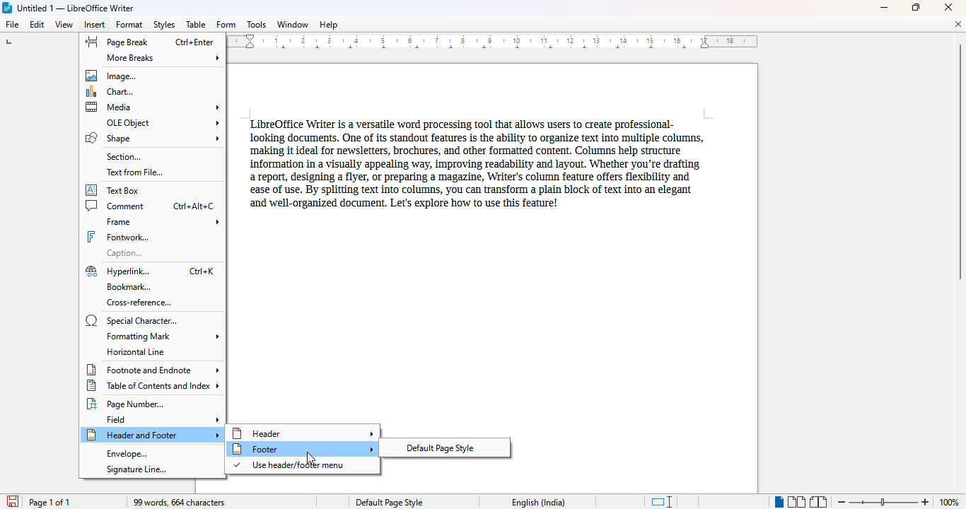 This screenshot has width=966, height=509. I want to click on chart, so click(114, 91).